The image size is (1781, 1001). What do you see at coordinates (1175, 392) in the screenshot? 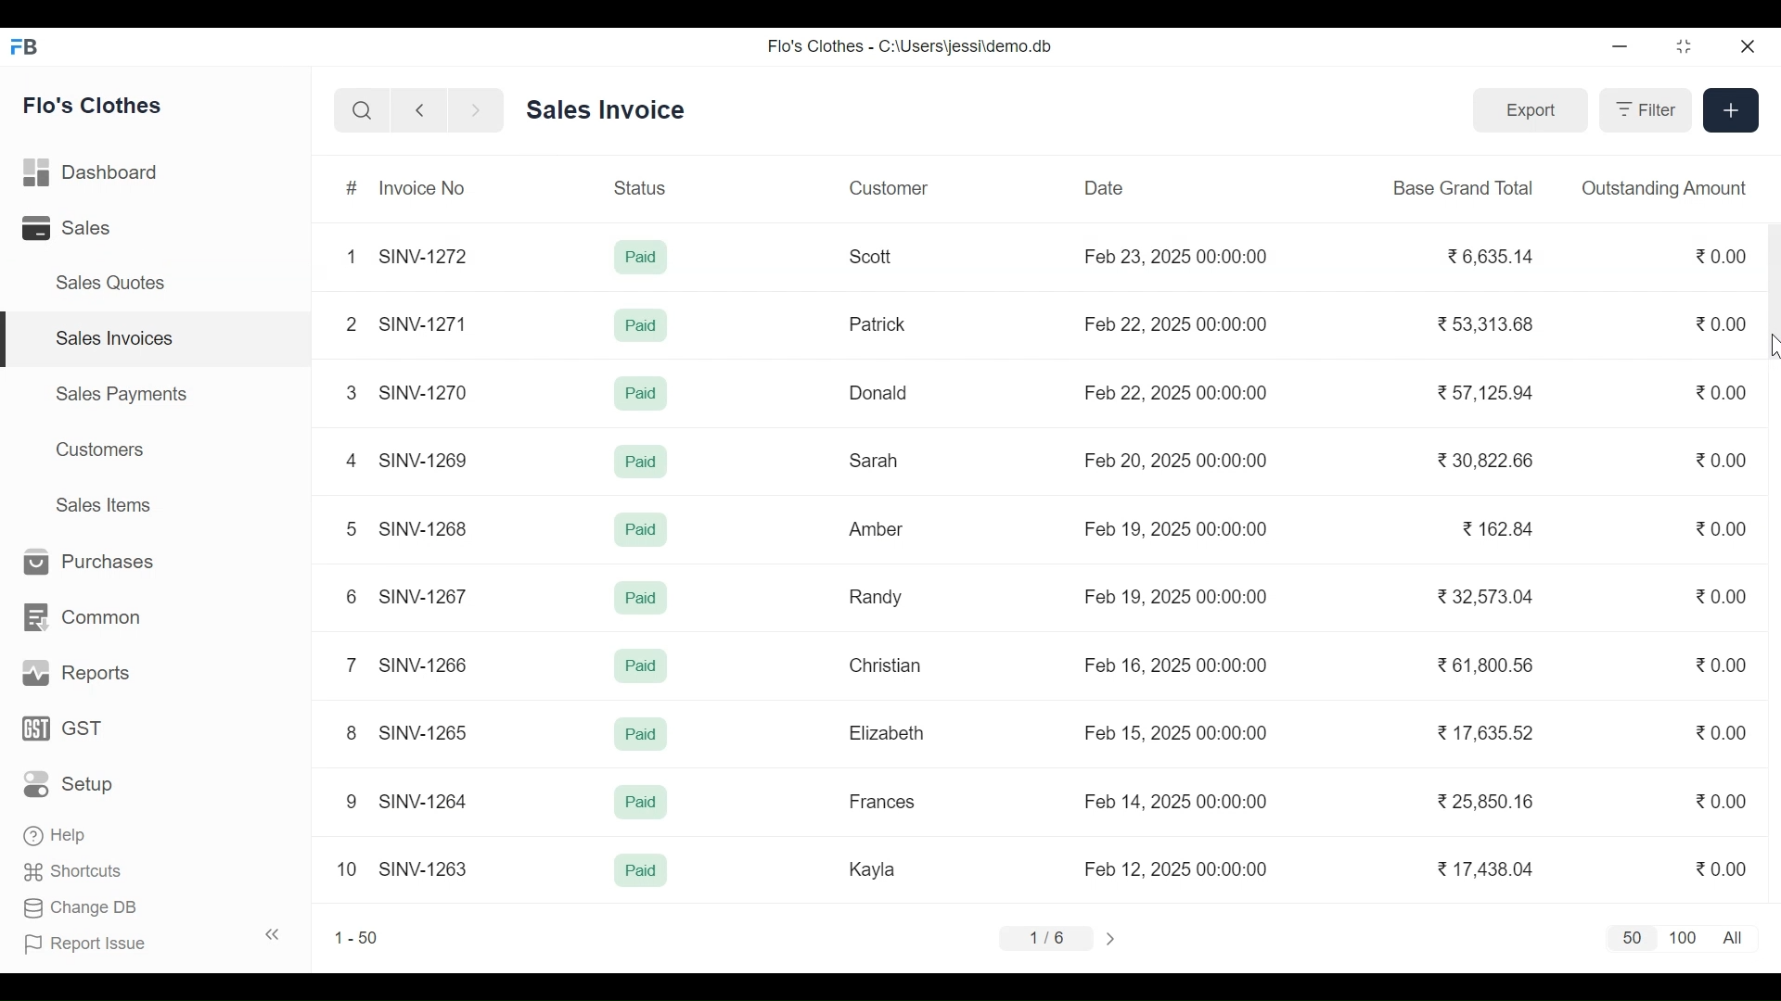
I see `Feb 22, 2025 00:00:00` at bounding box center [1175, 392].